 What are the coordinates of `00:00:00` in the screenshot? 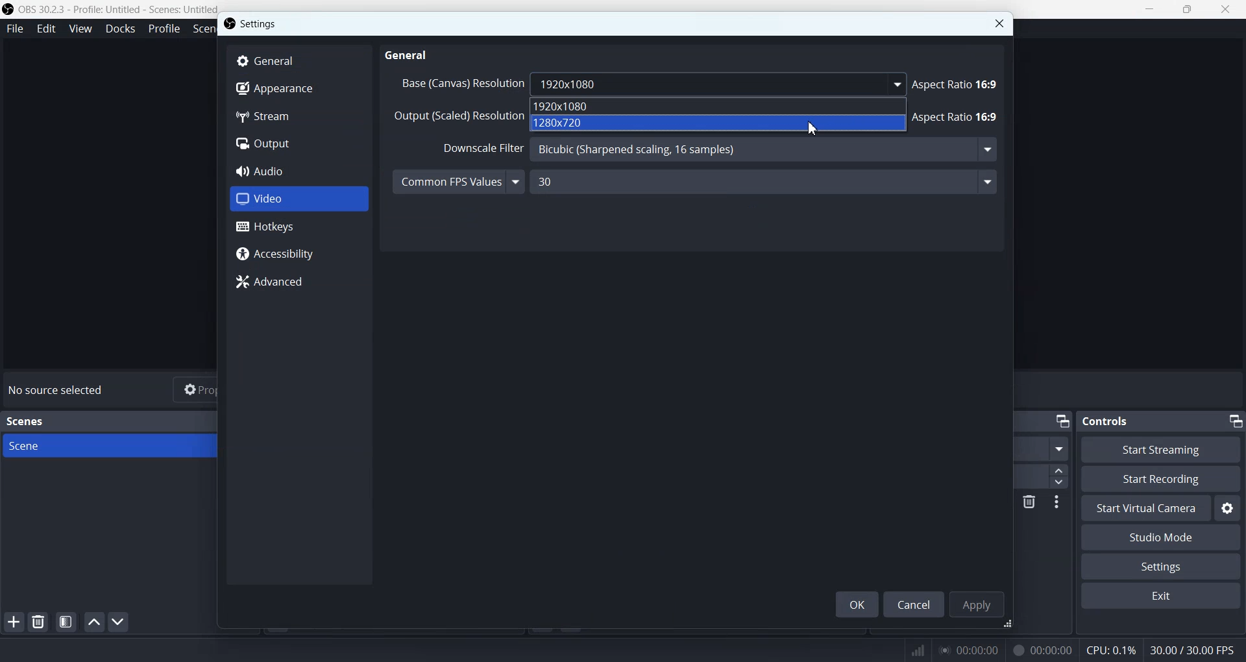 It's located at (1039, 650).